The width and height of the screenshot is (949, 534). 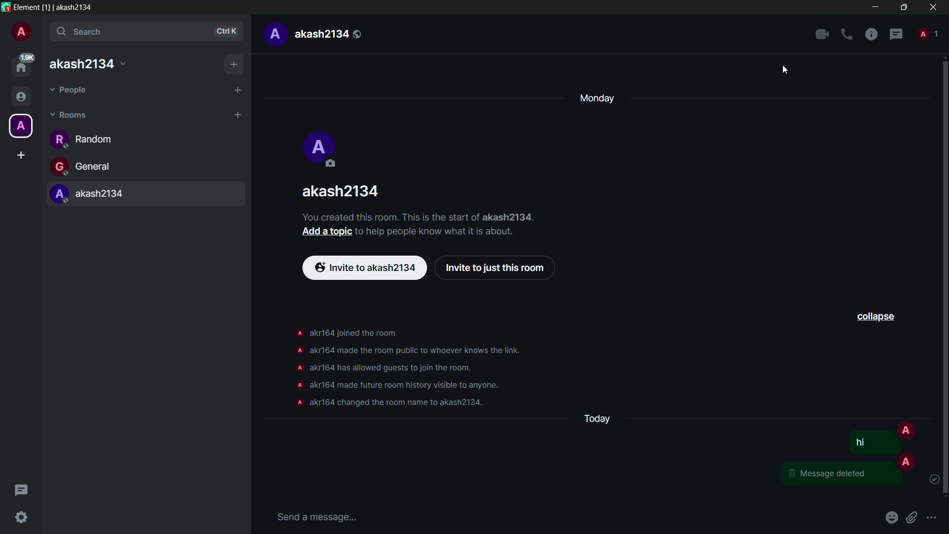 I want to click on threads, so click(x=20, y=491).